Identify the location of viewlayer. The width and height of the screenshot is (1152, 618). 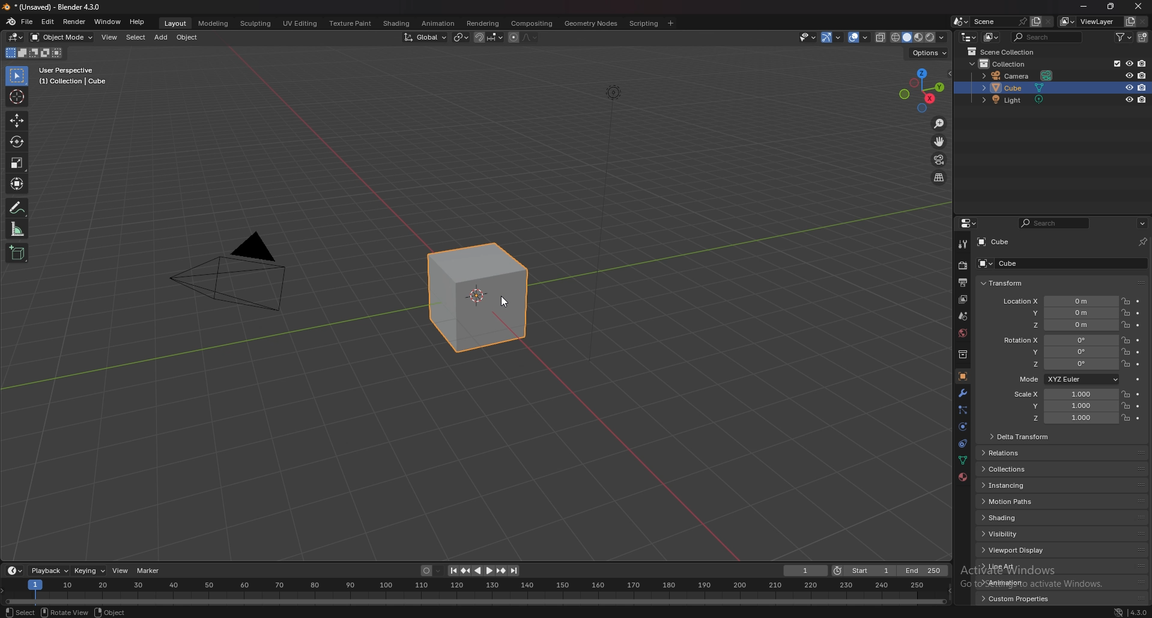
(1089, 22).